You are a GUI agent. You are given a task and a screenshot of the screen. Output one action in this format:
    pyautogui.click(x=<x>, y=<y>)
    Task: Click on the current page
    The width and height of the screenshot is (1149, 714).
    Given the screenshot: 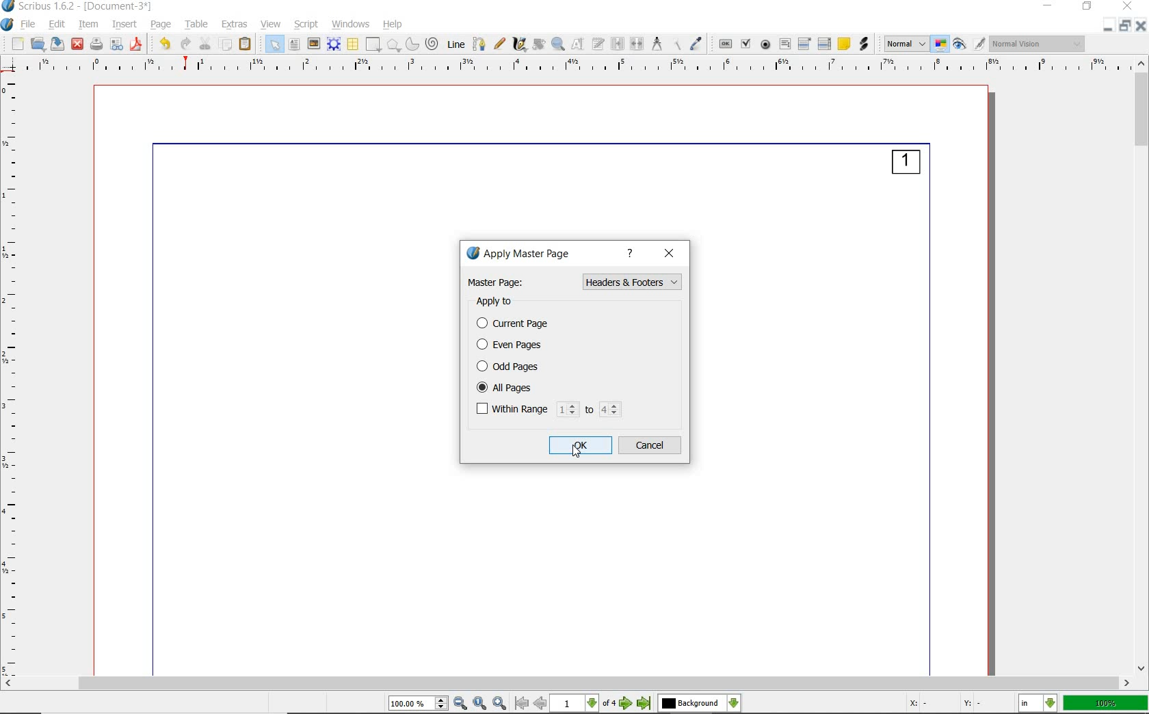 What is the action you would take?
    pyautogui.click(x=516, y=324)
    